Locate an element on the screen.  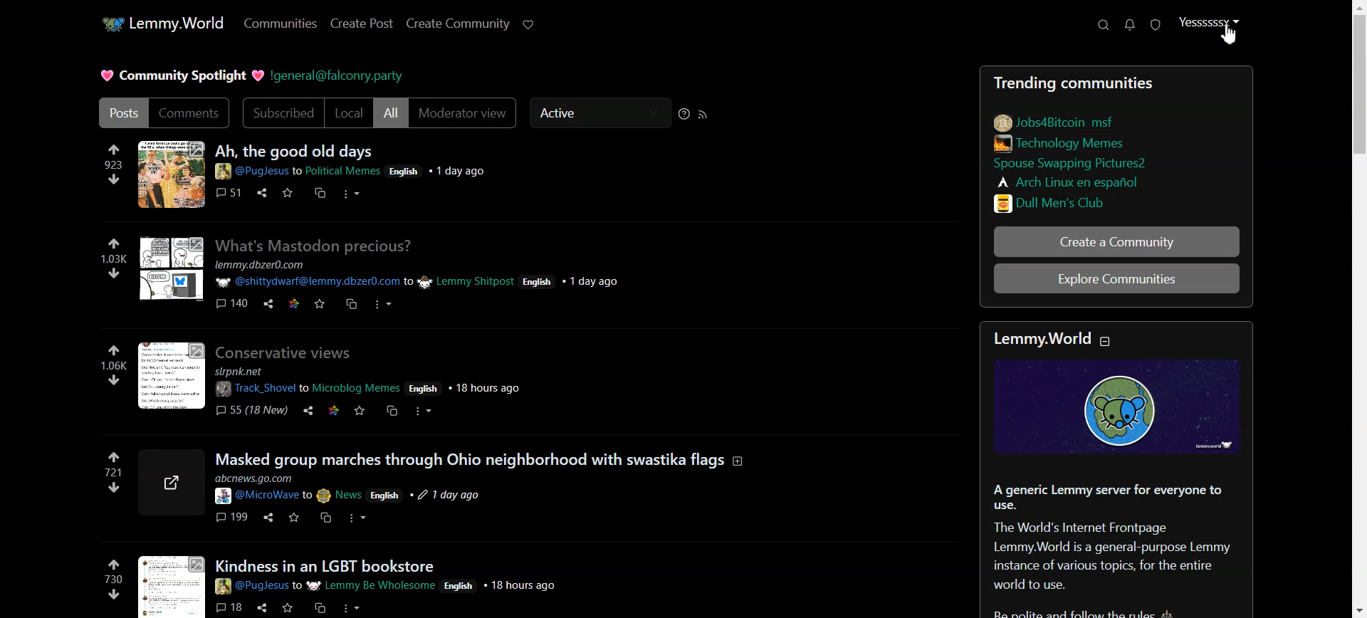
numbers is located at coordinates (112, 472).